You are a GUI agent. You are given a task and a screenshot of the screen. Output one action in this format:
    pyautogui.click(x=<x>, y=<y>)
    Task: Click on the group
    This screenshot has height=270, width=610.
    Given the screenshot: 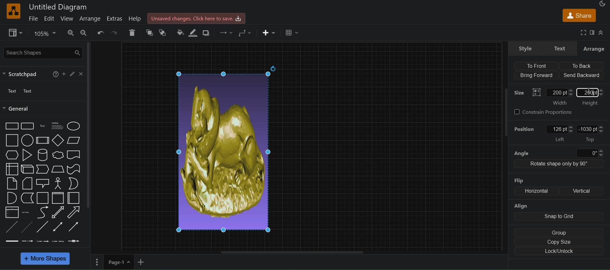 What is the action you would take?
    pyautogui.click(x=557, y=232)
    